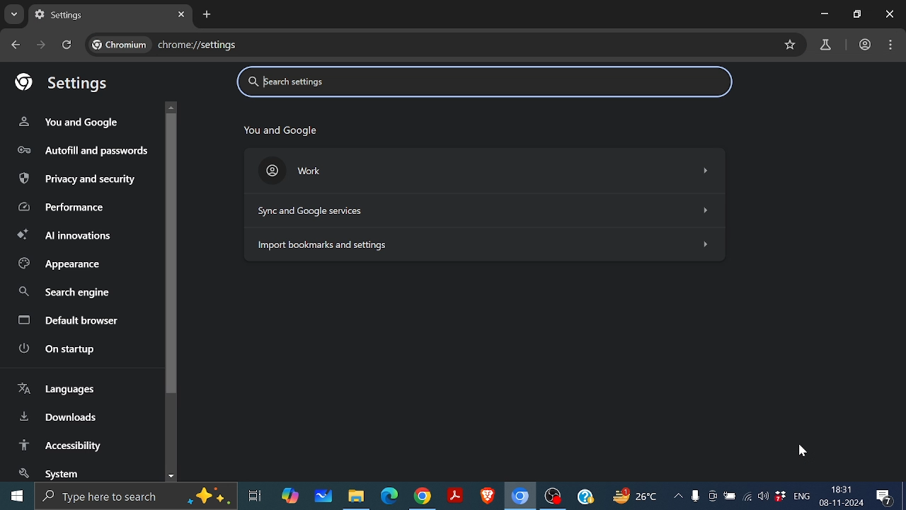 The image size is (906, 510). I want to click on file explorer, so click(355, 497).